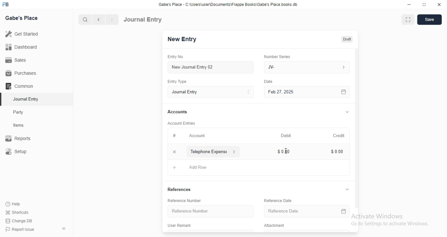 The width and height of the screenshot is (447, 237). I want to click on Add, so click(174, 152).